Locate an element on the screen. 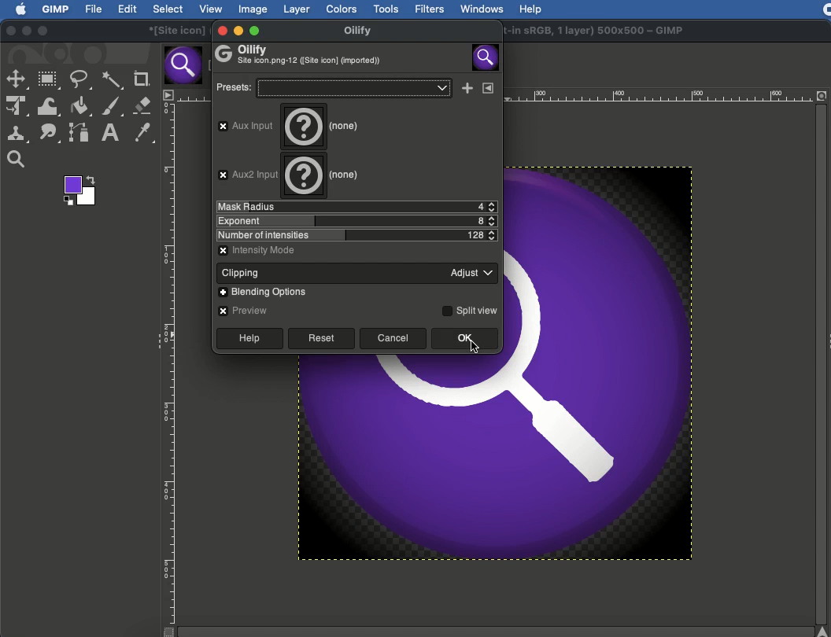 The image size is (831, 637). Edit is located at coordinates (128, 9).